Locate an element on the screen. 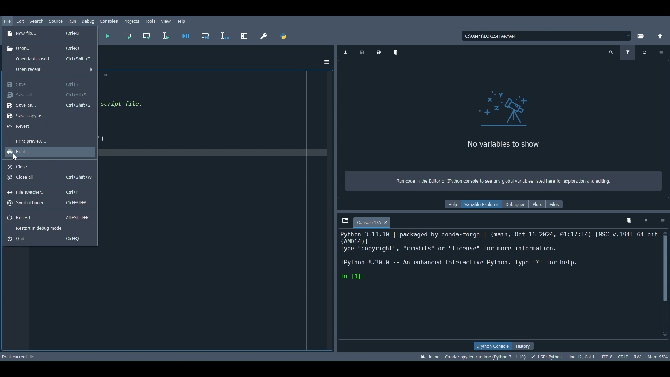  Browse tabs is located at coordinates (342, 216).